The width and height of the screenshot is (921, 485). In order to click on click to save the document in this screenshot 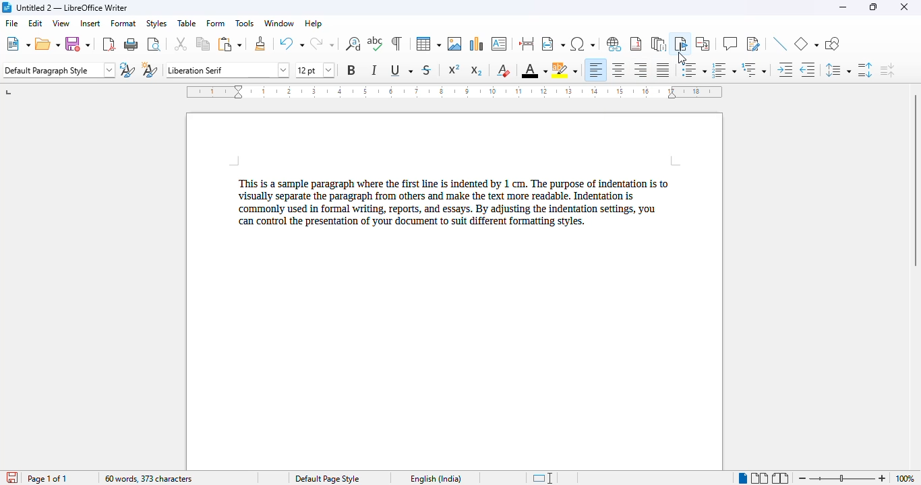, I will do `click(12, 478)`.